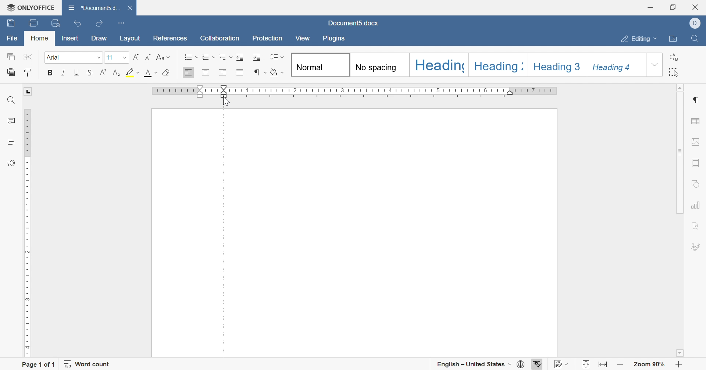 This screenshot has height=370, width=706. I want to click on draw, so click(99, 39).